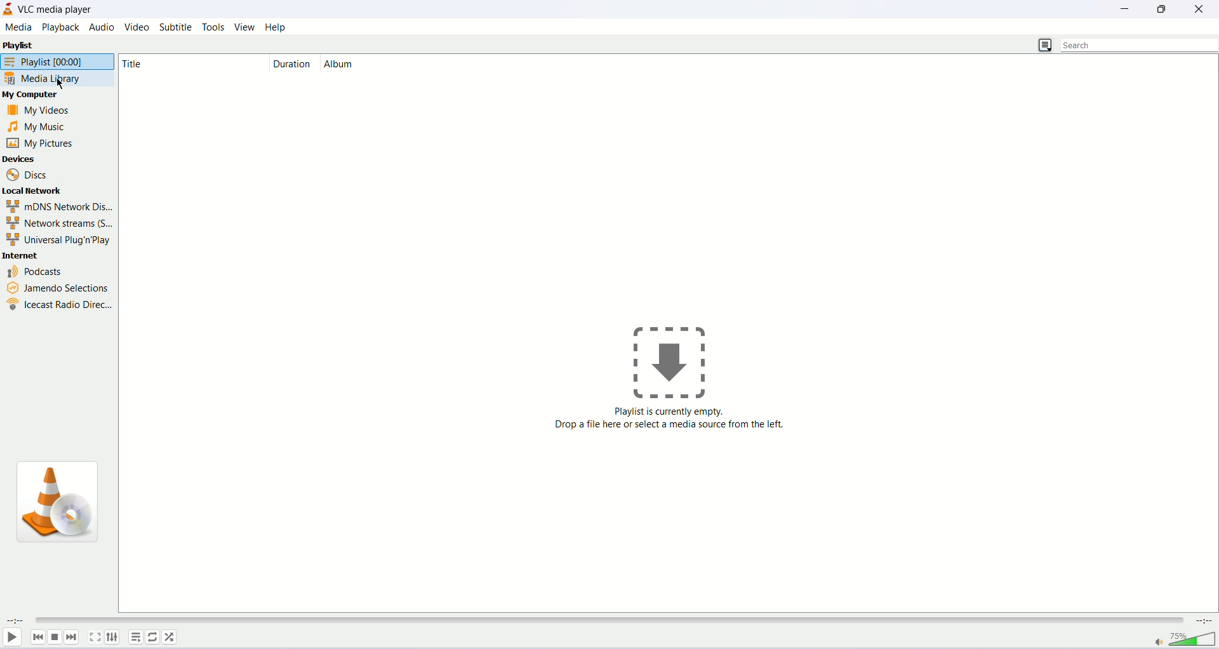 This screenshot has height=649, width=1219. Describe the element at coordinates (214, 27) in the screenshot. I see `tools` at that location.